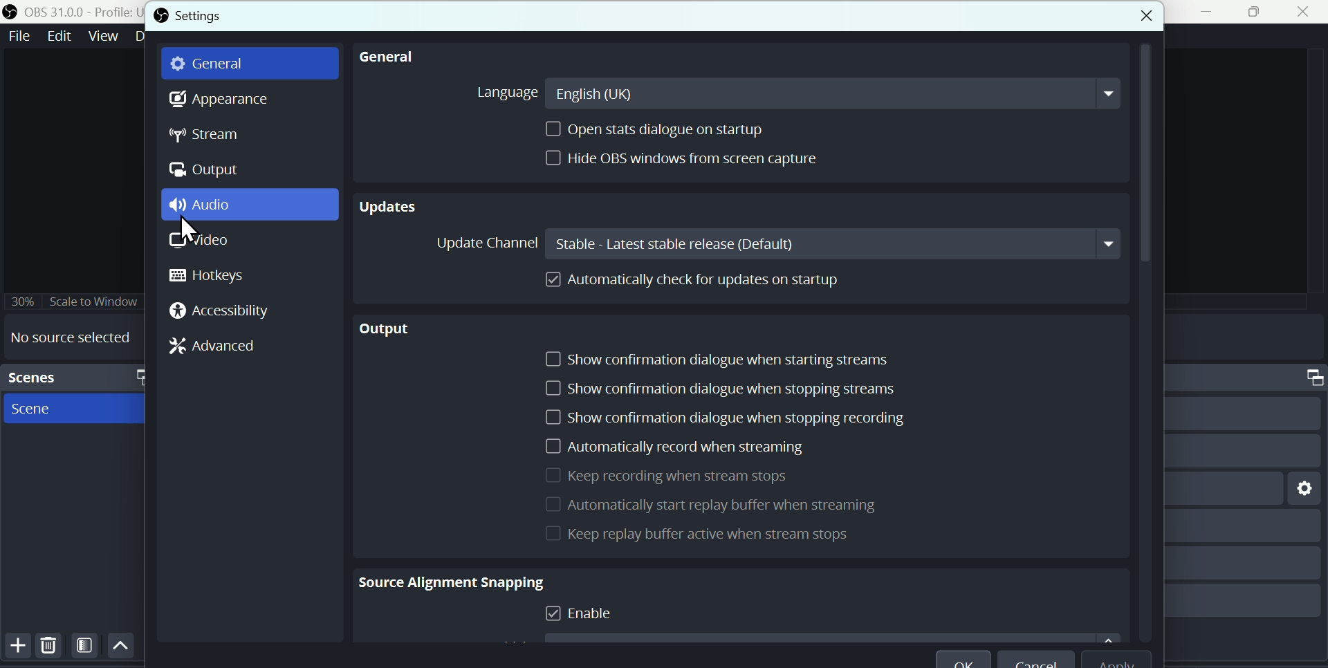  Describe the element at coordinates (216, 277) in the screenshot. I see `Hotkeys` at that location.